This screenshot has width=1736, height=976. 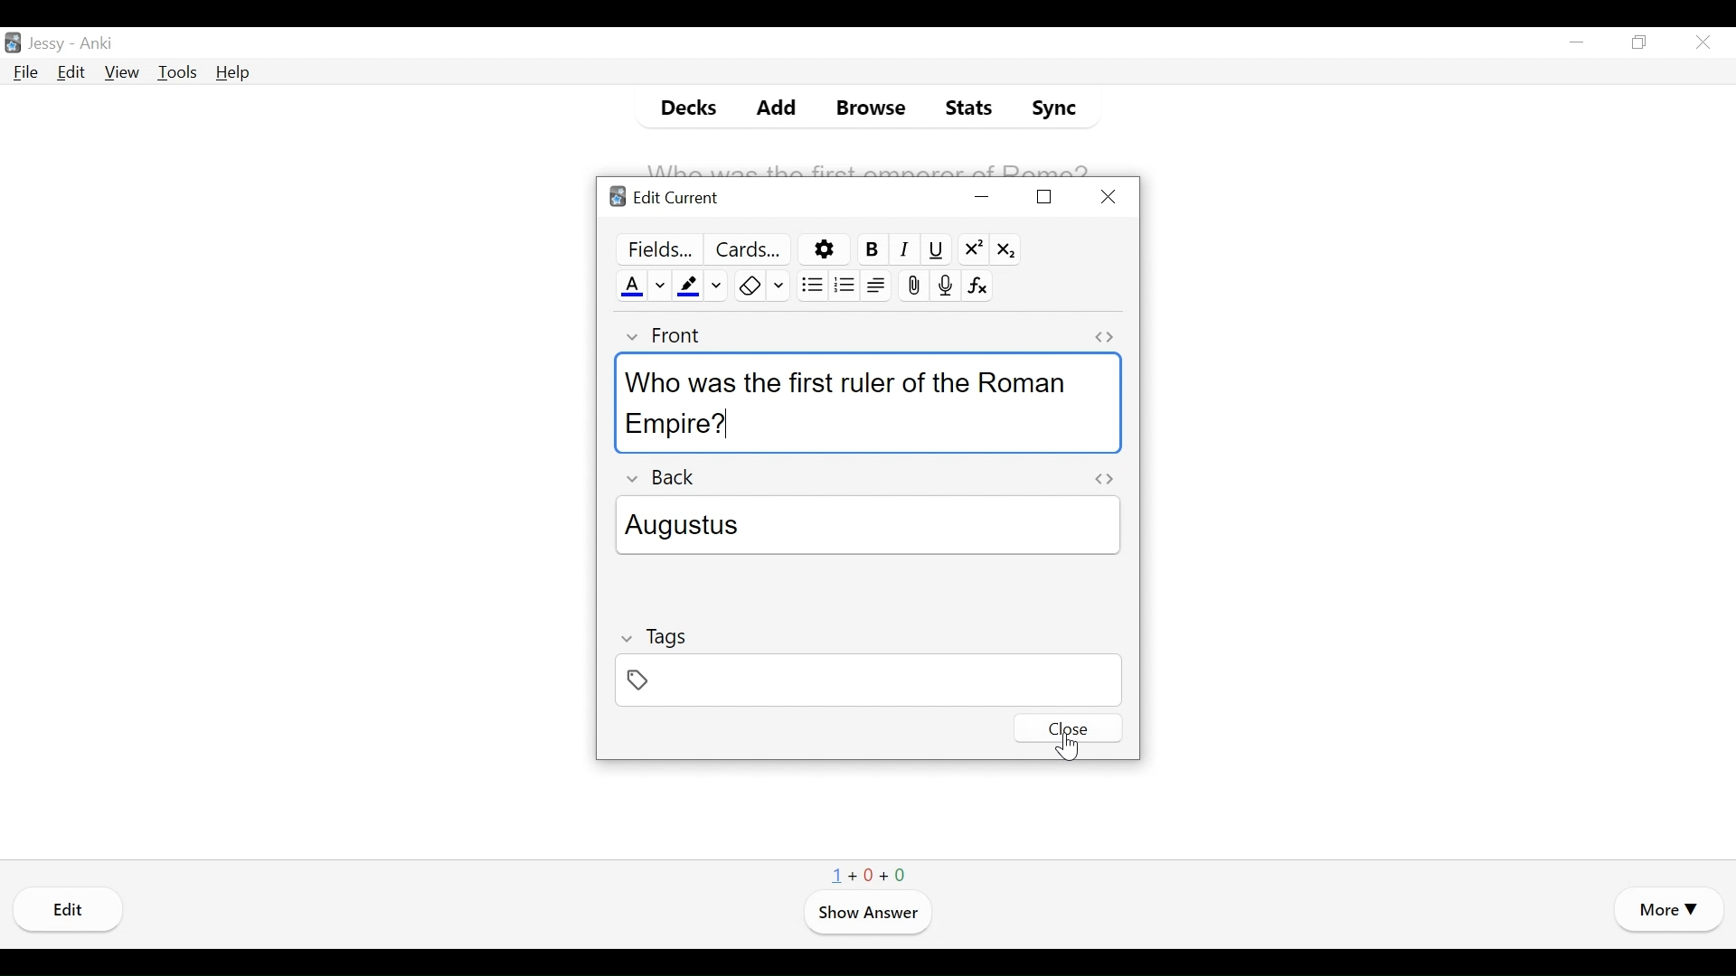 I want to click on Restore, so click(x=1043, y=197).